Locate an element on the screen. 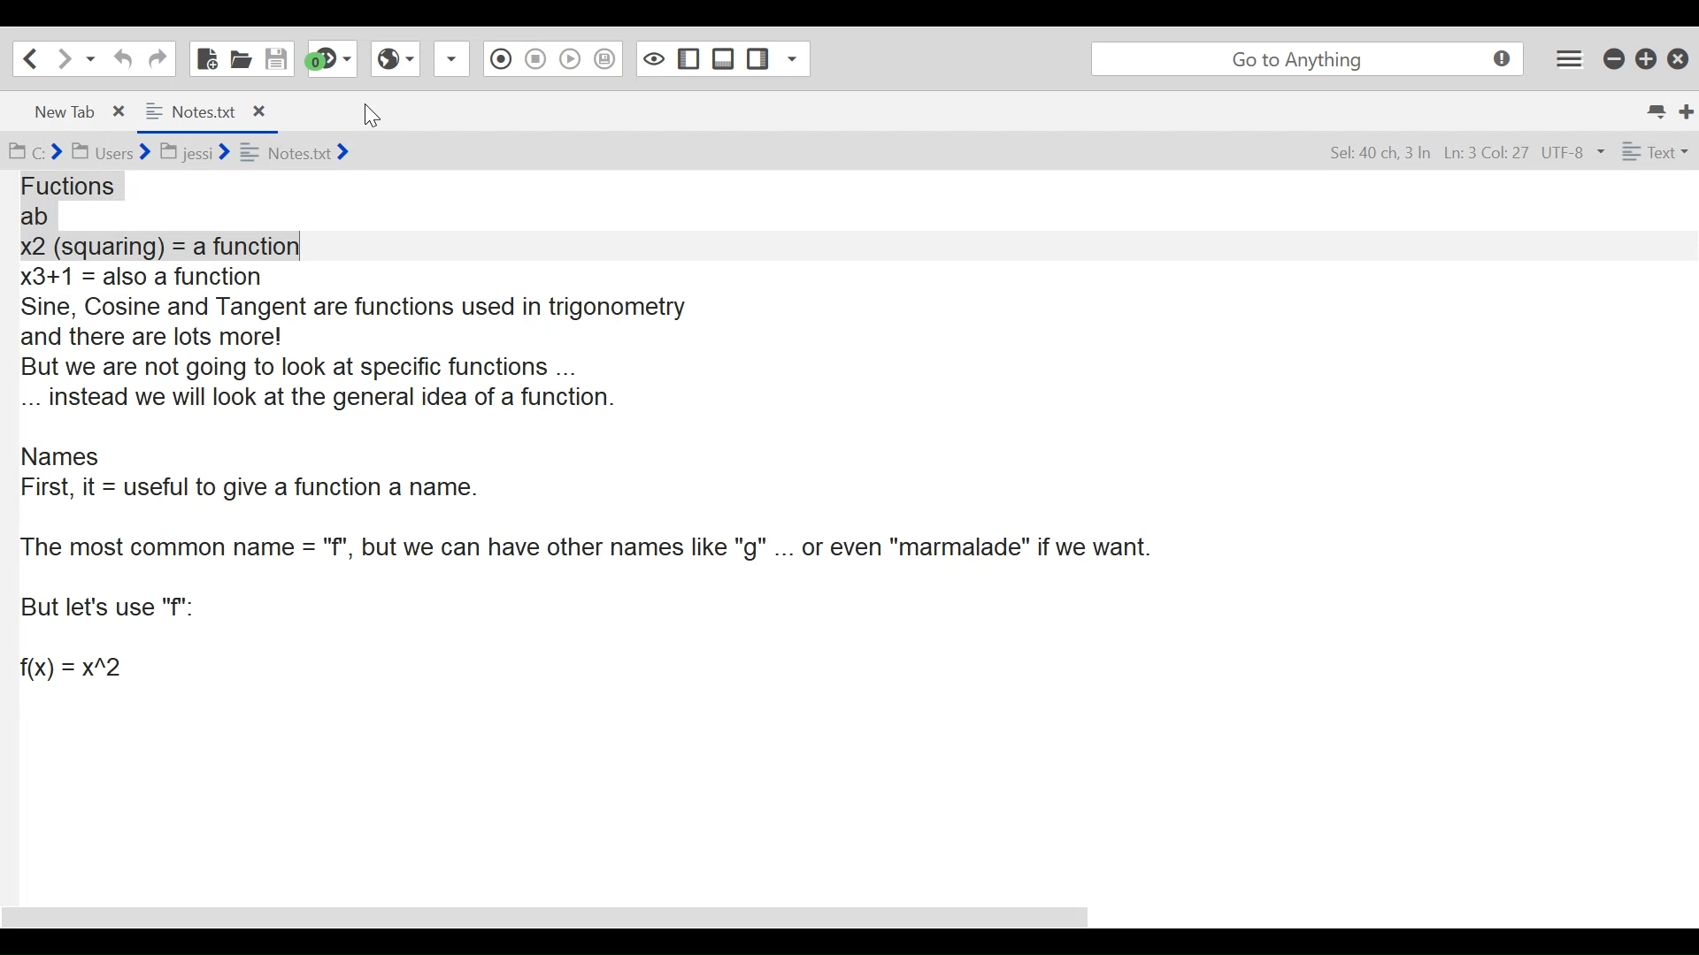 The width and height of the screenshot is (1699, 955). Undo last Action is located at coordinates (127, 58).